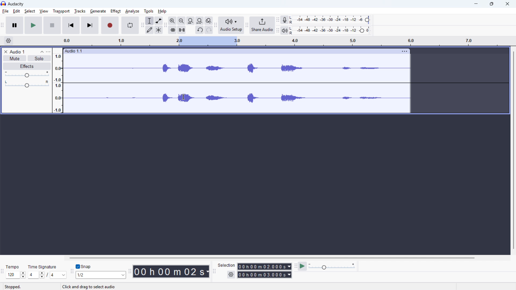 The width and height of the screenshot is (516, 290). Describe the element at coordinates (181, 21) in the screenshot. I see `Zoom out` at that location.